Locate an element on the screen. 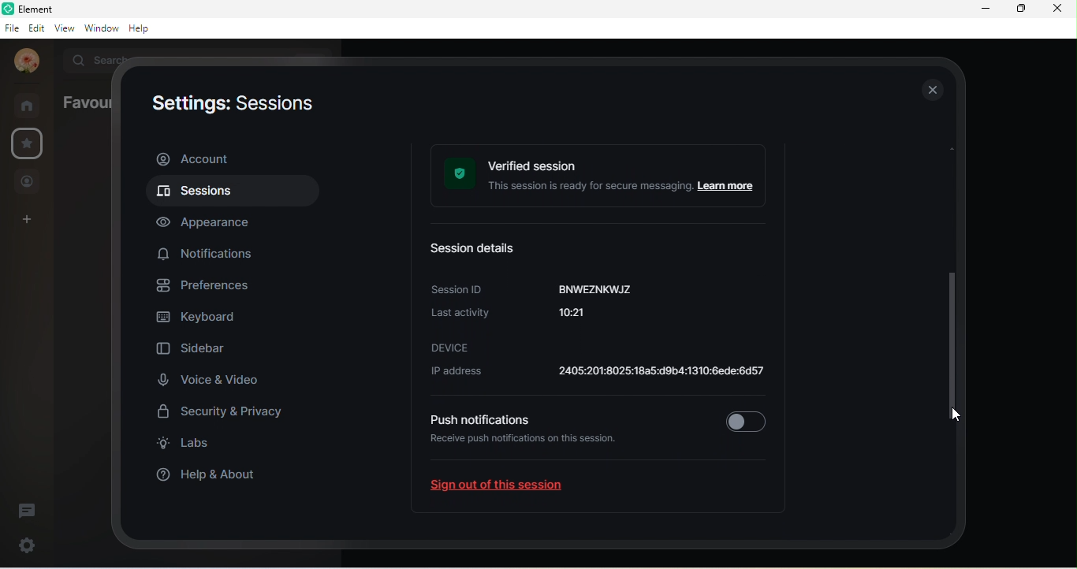 The height and width of the screenshot is (569, 1077). preferences is located at coordinates (211, 287).